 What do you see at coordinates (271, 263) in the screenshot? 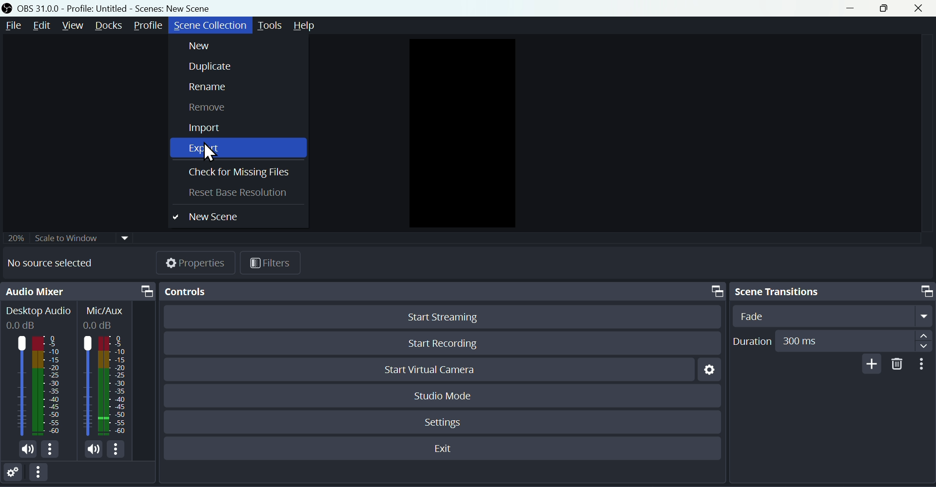
I see `Filter` at bounding box center [271, 263].